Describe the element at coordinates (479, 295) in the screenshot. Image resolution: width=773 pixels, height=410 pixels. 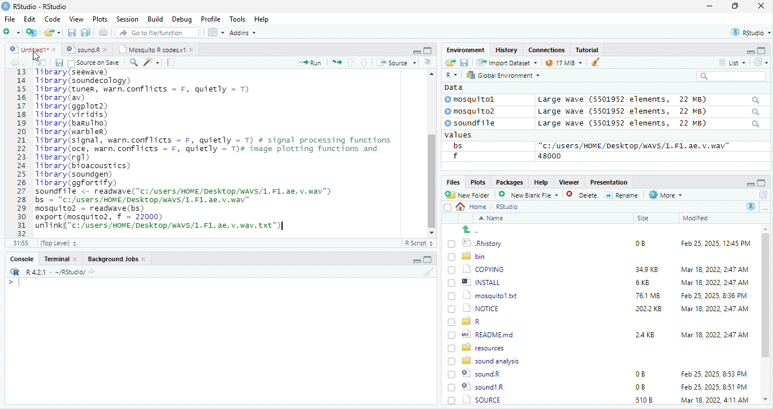
I see `1 mosquitol.txt` at that location.